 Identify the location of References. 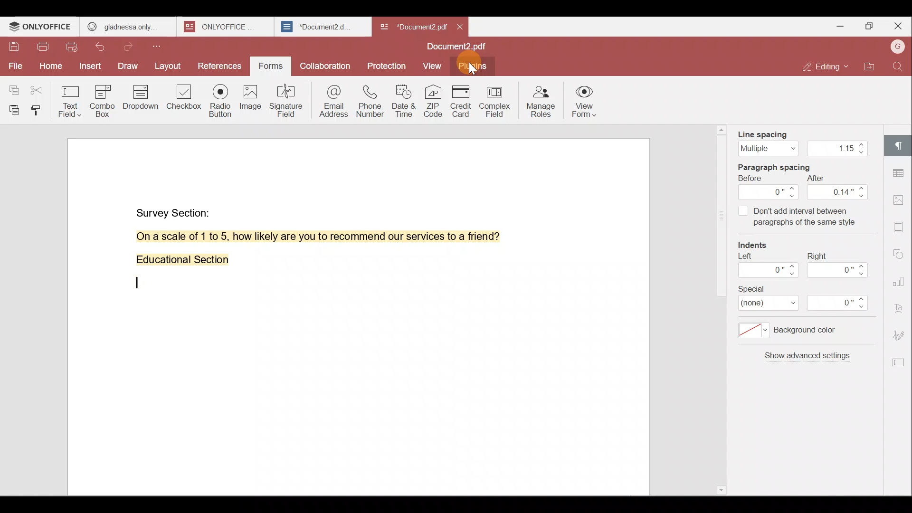
(220, 67).